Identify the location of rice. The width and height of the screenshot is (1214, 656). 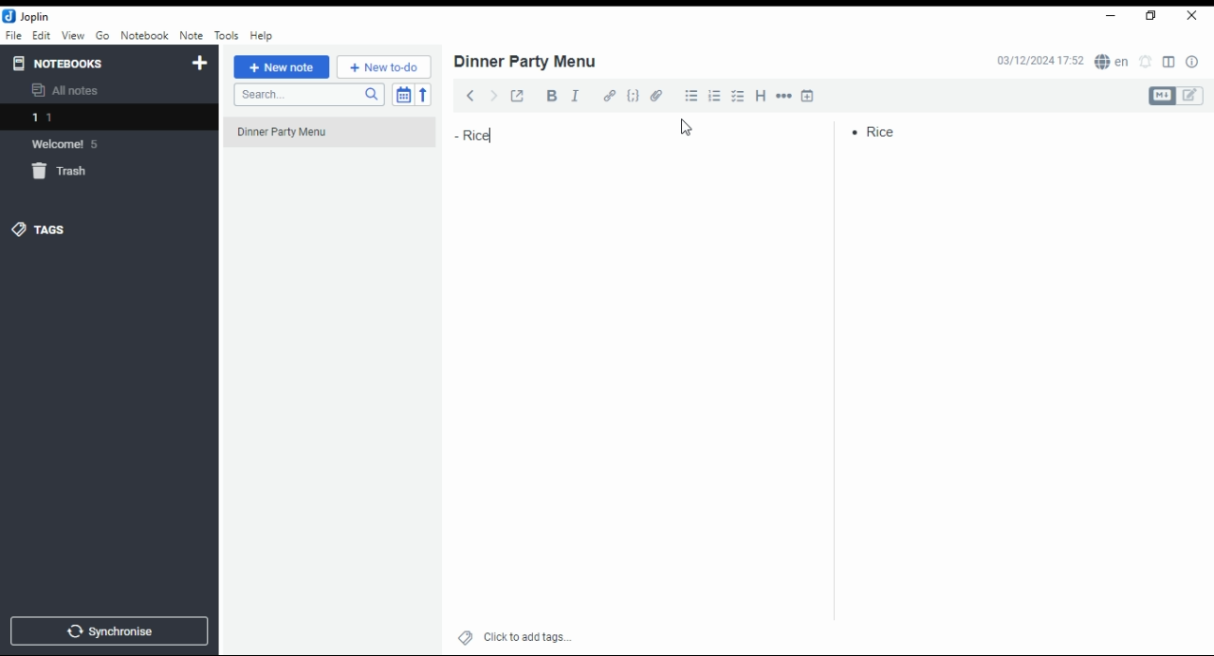
(897, 129).